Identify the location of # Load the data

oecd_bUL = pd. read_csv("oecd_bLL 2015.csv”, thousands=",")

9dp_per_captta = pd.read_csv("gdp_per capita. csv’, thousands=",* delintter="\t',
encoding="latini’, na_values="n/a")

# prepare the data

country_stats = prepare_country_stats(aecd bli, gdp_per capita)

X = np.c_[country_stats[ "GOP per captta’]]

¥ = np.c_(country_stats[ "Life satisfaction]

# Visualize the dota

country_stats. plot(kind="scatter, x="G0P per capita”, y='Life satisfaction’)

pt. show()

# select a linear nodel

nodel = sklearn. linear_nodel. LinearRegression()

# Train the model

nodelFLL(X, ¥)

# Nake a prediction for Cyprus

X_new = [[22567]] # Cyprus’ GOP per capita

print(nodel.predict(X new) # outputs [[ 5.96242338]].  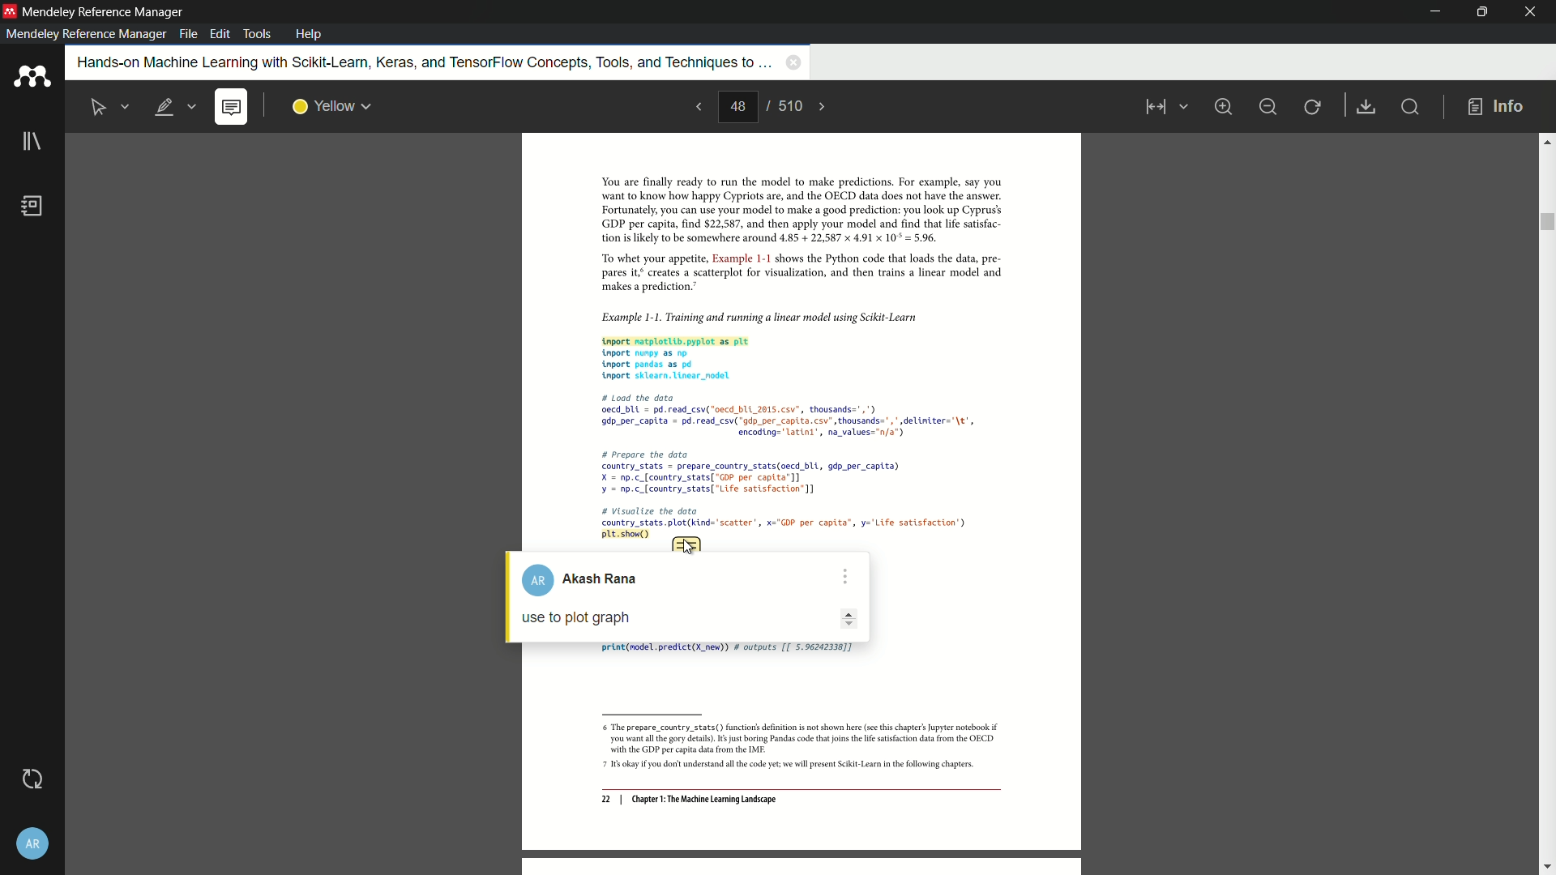
(792, 463).